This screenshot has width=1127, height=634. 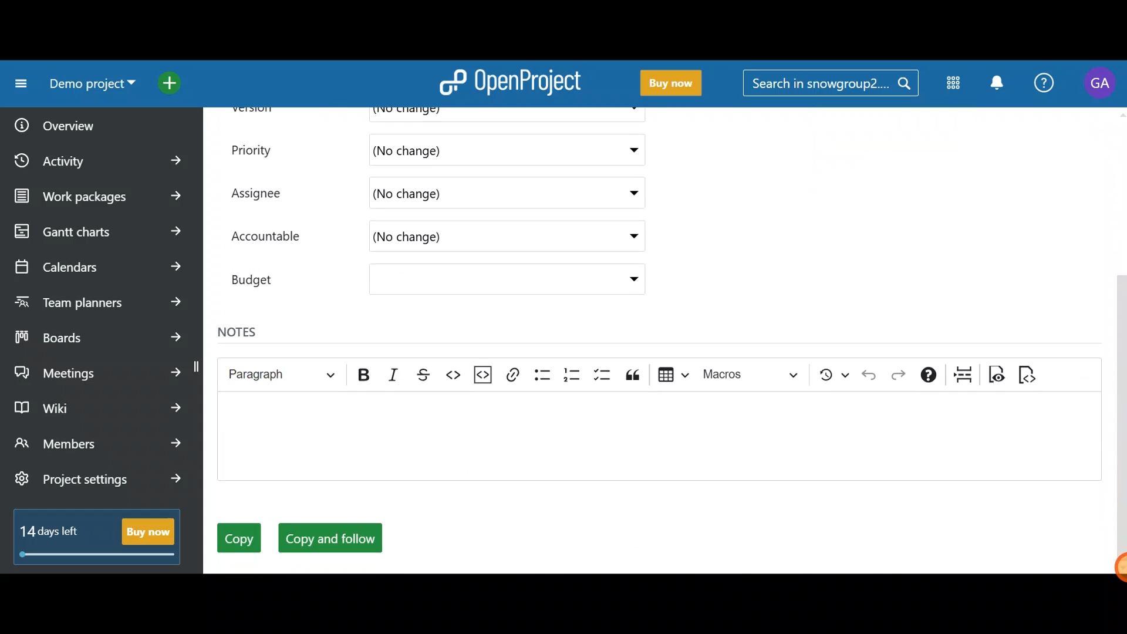 I want to click on Gantt charts, so click(x=99, y=232).